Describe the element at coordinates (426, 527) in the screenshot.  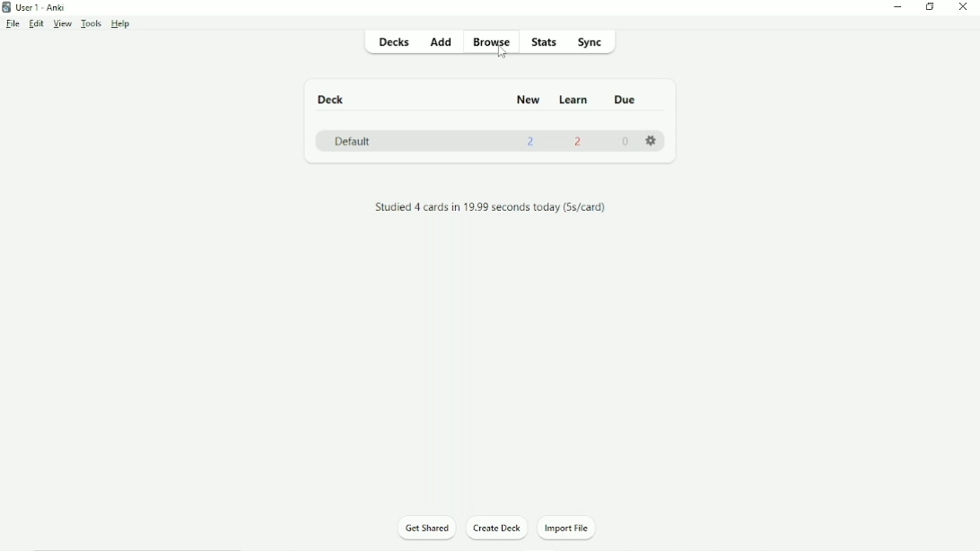
I see `Get Shared` at that location.